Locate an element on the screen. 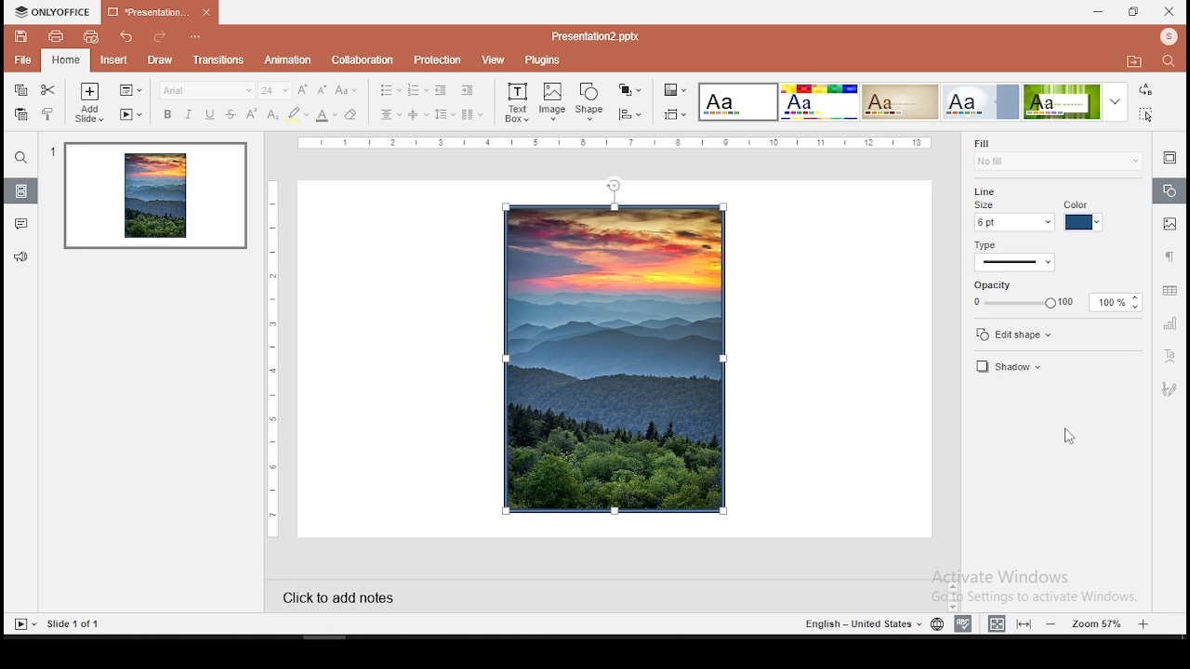 This screenshot has width=1190, height=669. replace is located at coordinates (1145, 90).